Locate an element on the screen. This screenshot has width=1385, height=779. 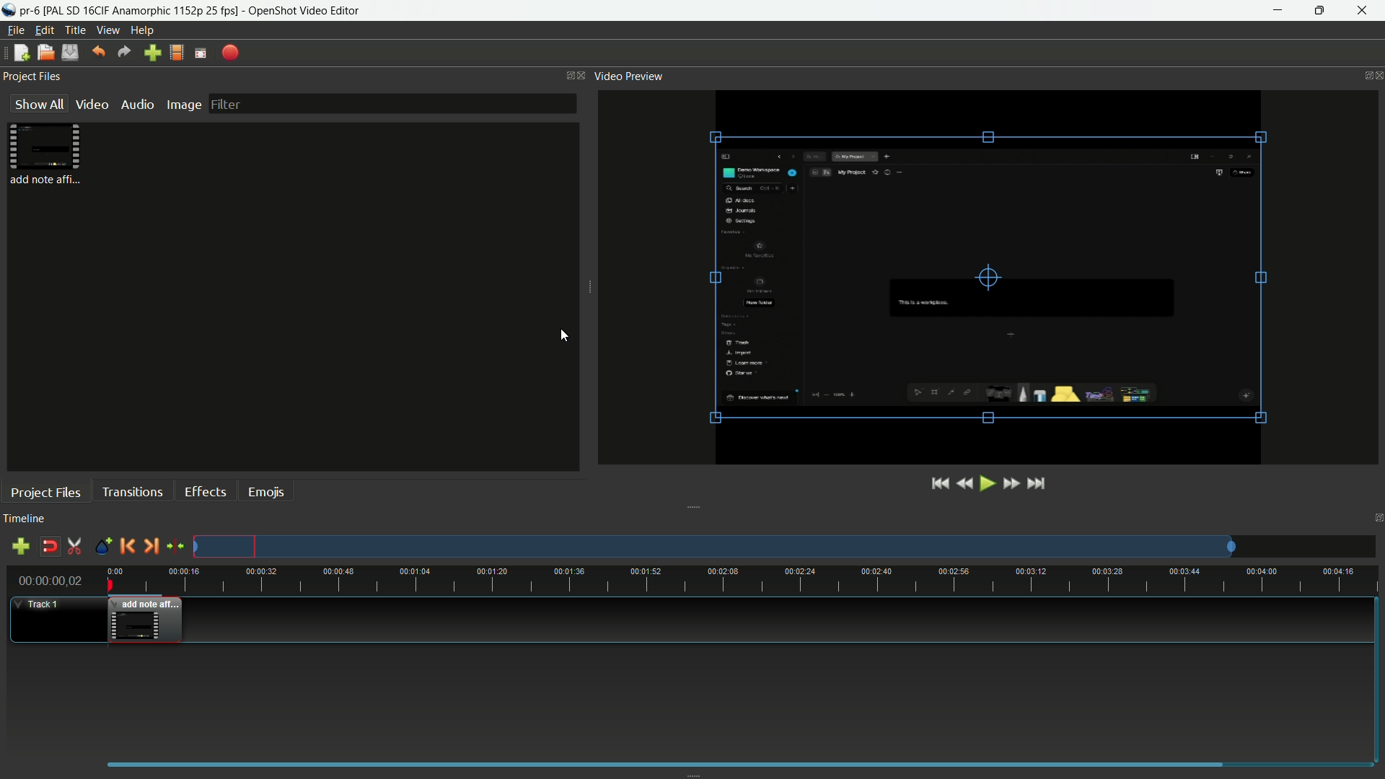
previous marker is located at coordinates (127, 546).